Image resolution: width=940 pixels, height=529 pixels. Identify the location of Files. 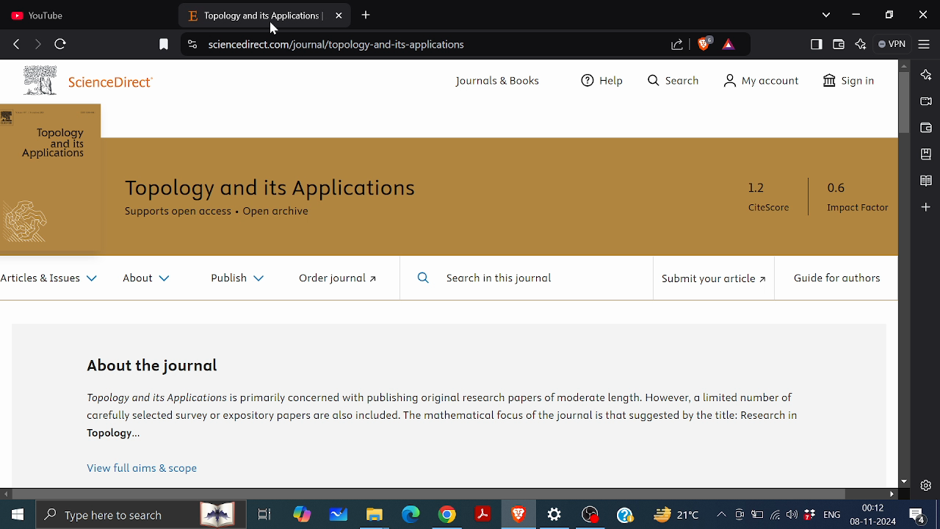
(375, 516).